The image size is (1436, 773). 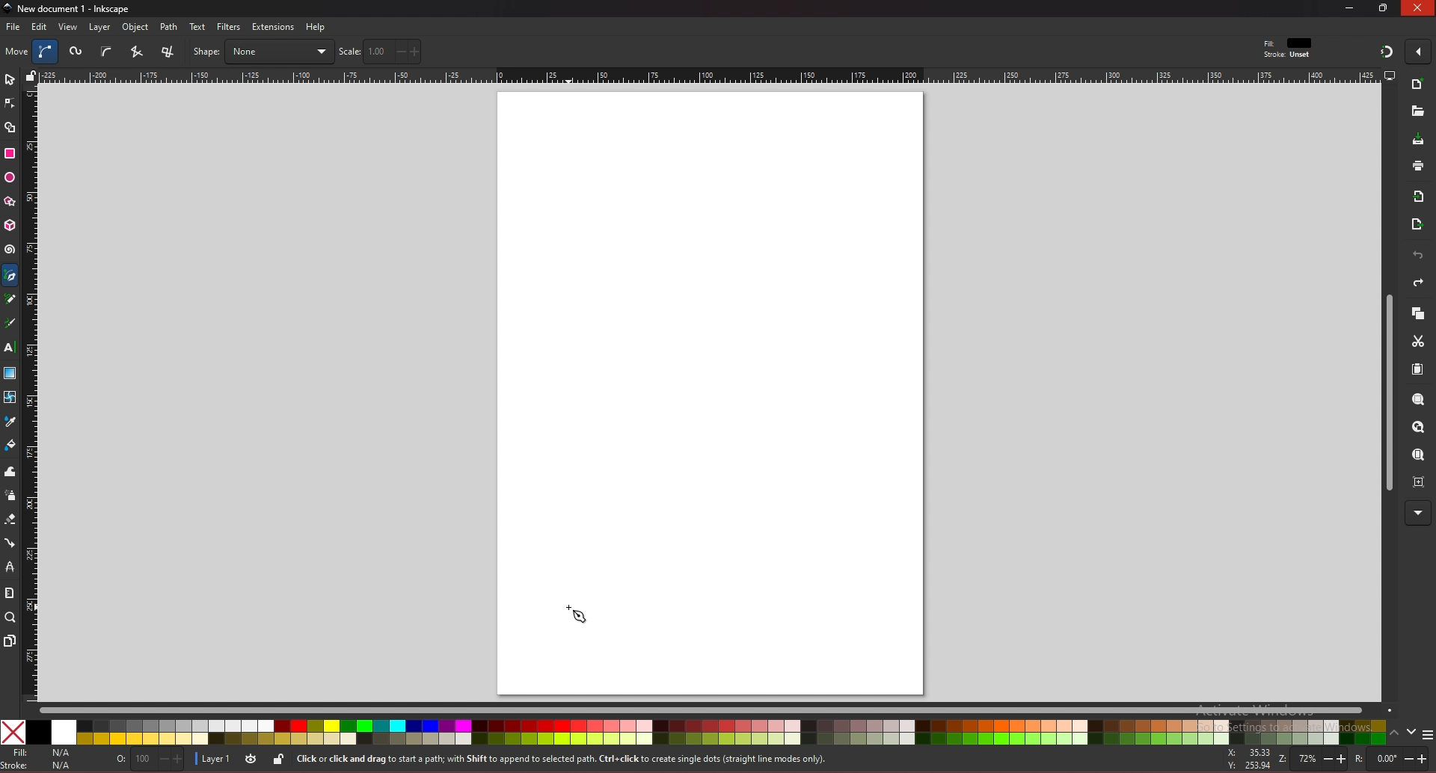 What do you see at coordinates (278, 759) in the screenshot?
I see `lock` at bounding box center [278, 759].